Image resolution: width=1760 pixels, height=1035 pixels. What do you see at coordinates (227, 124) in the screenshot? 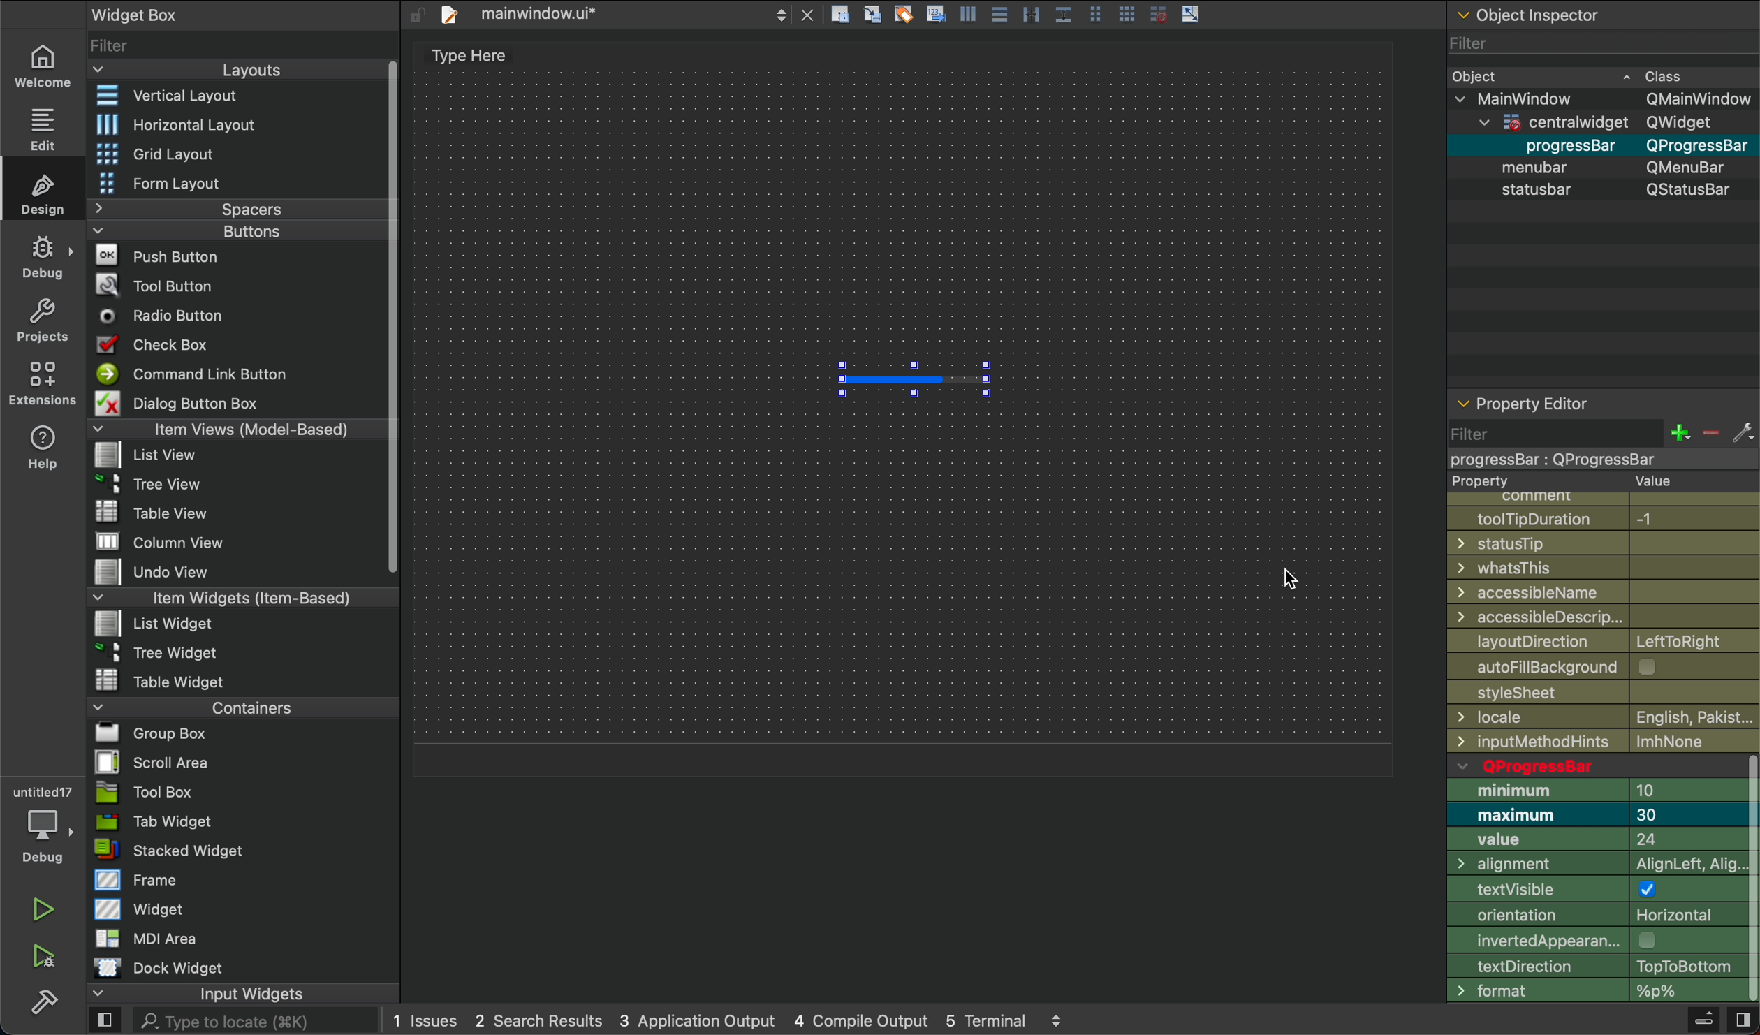
I see `Horizontal Layout` at bounding box center [227, 124].